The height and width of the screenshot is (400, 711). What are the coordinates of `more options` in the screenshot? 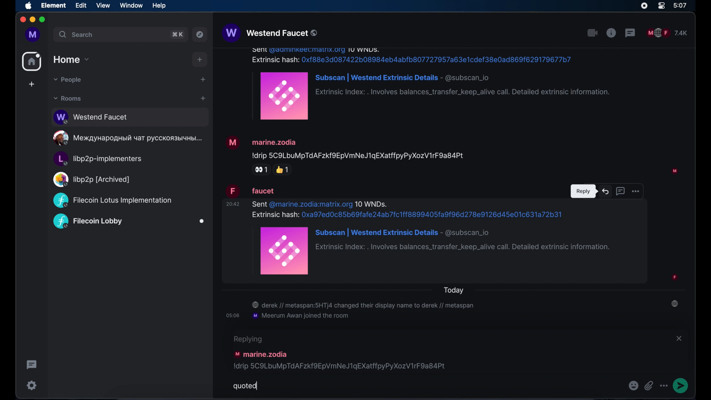 It's located at (665, 386).